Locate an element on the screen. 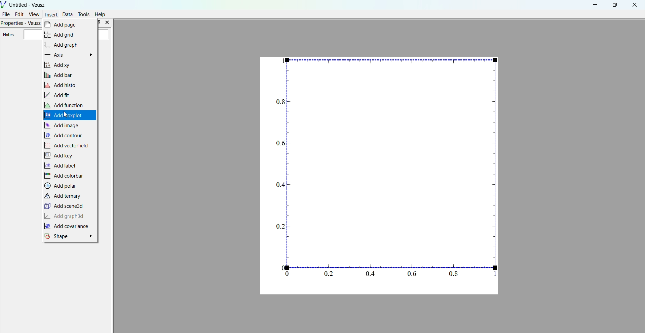 Image resolution: width=645 pixels, height=333 pixels. Data is located at coordinates (68, 14).